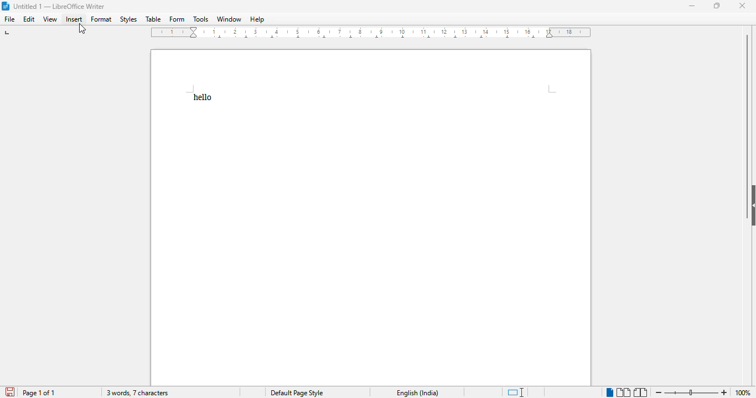  I want to click on styles, so click(129, 19).